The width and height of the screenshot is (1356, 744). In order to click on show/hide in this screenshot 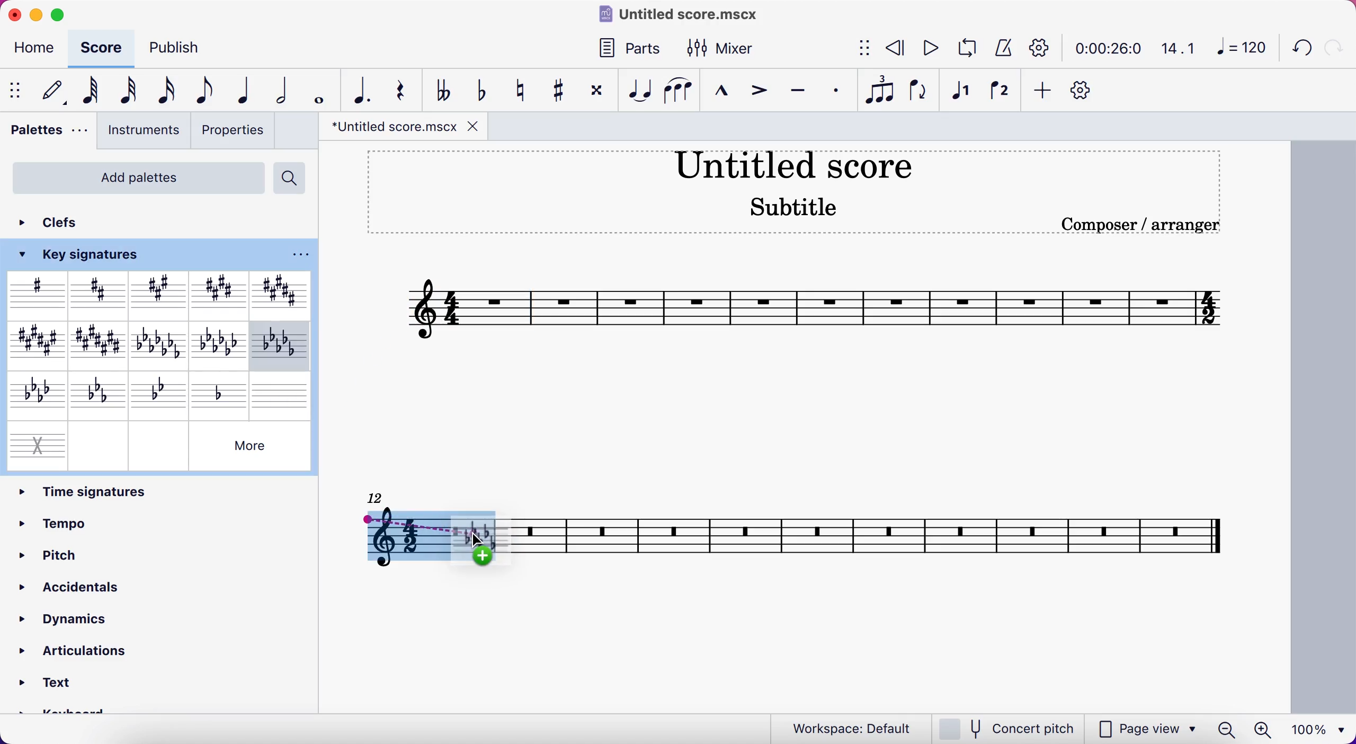, I will do `click(17, 90)`.